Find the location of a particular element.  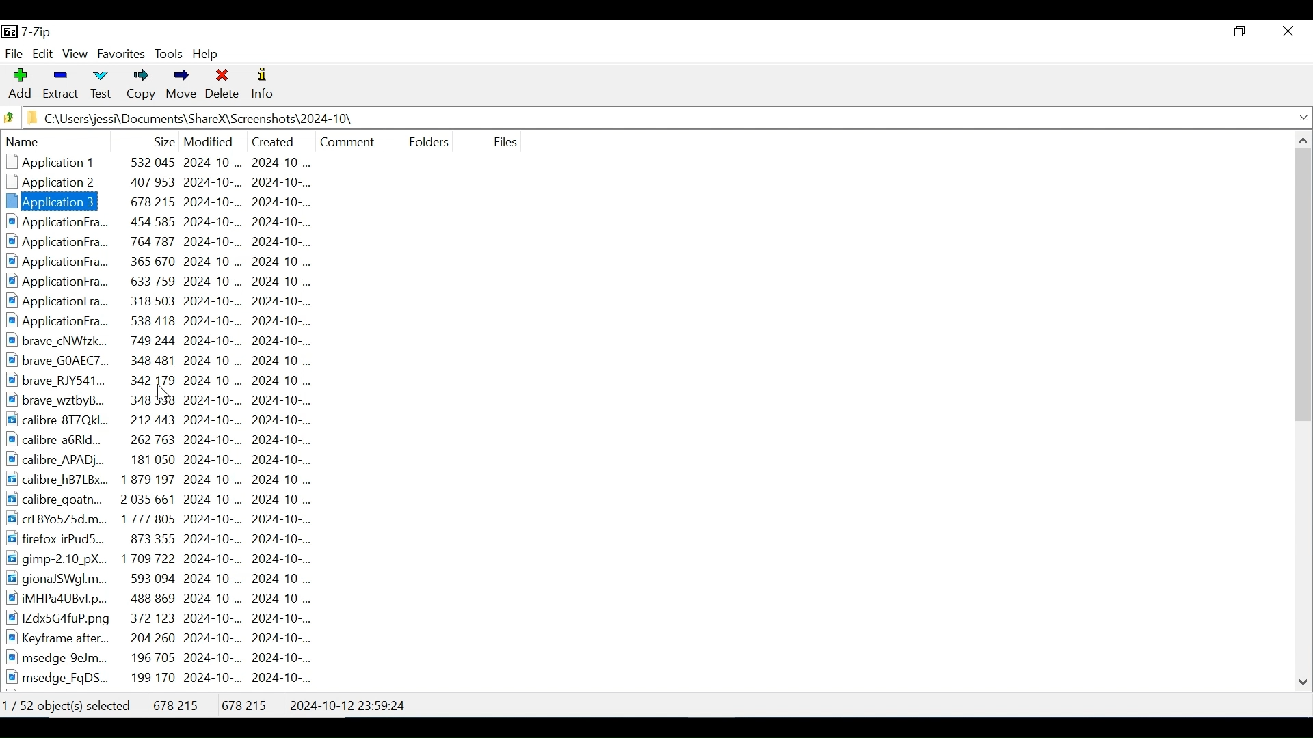

Add is located at coordinates (20, 85).